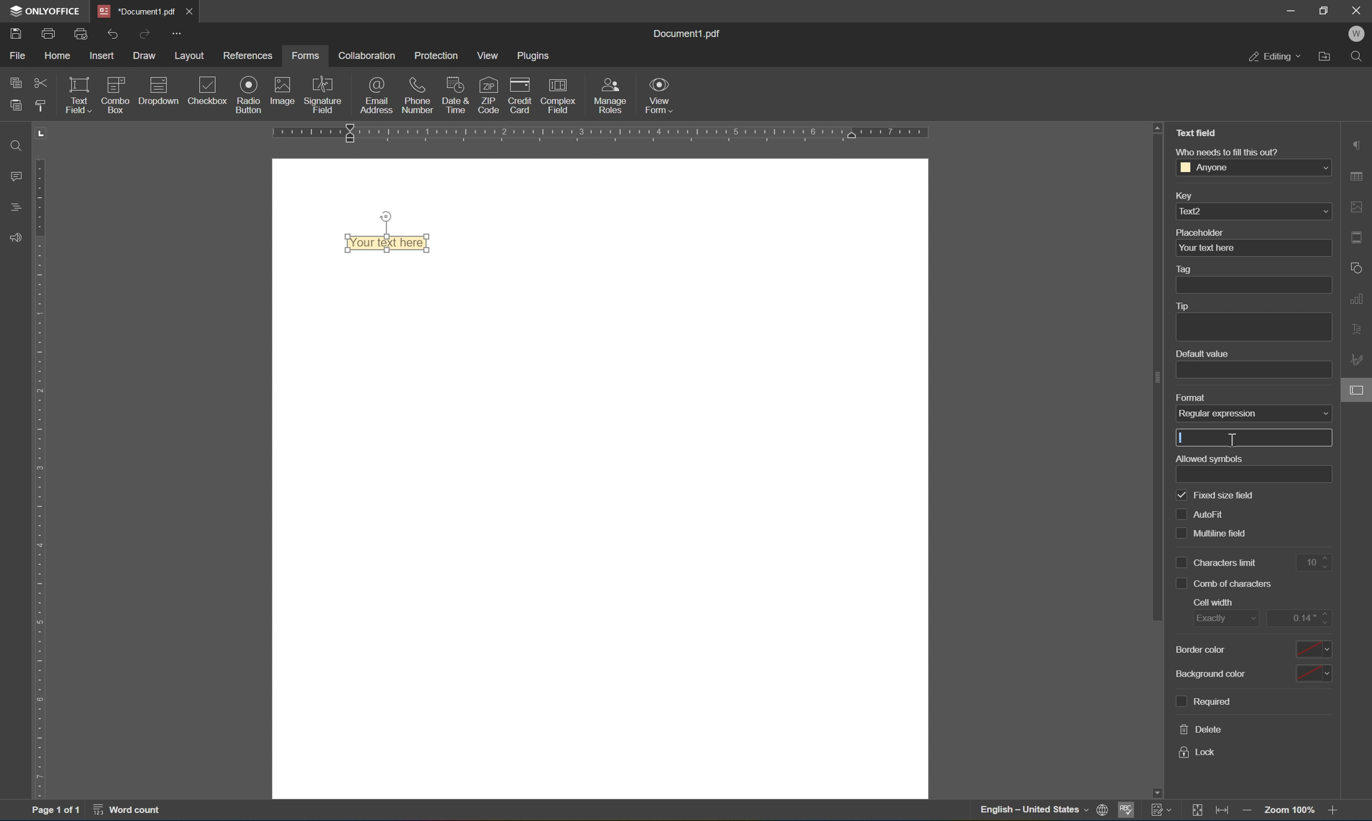  I want to click on Text Field, so click(1198, 133).